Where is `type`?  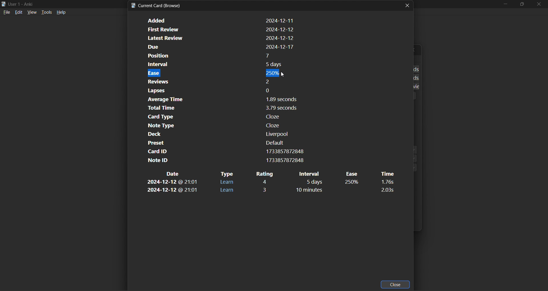 type is located at coordinates (227, 190).